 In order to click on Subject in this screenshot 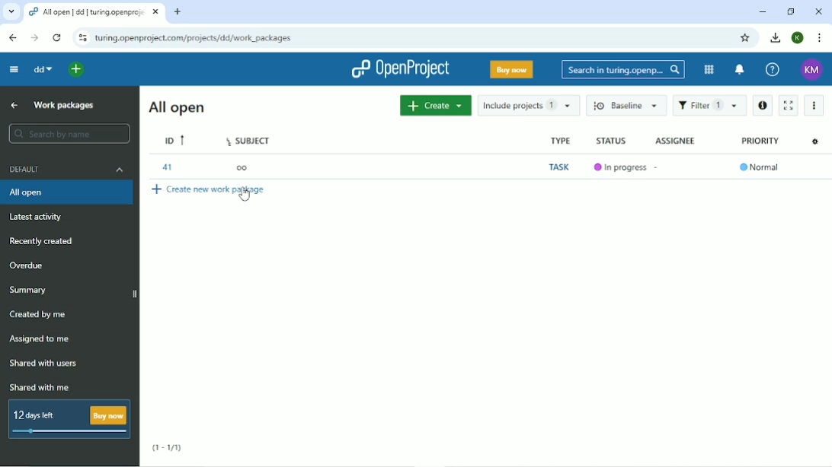, I will do `click(248, 141)`.